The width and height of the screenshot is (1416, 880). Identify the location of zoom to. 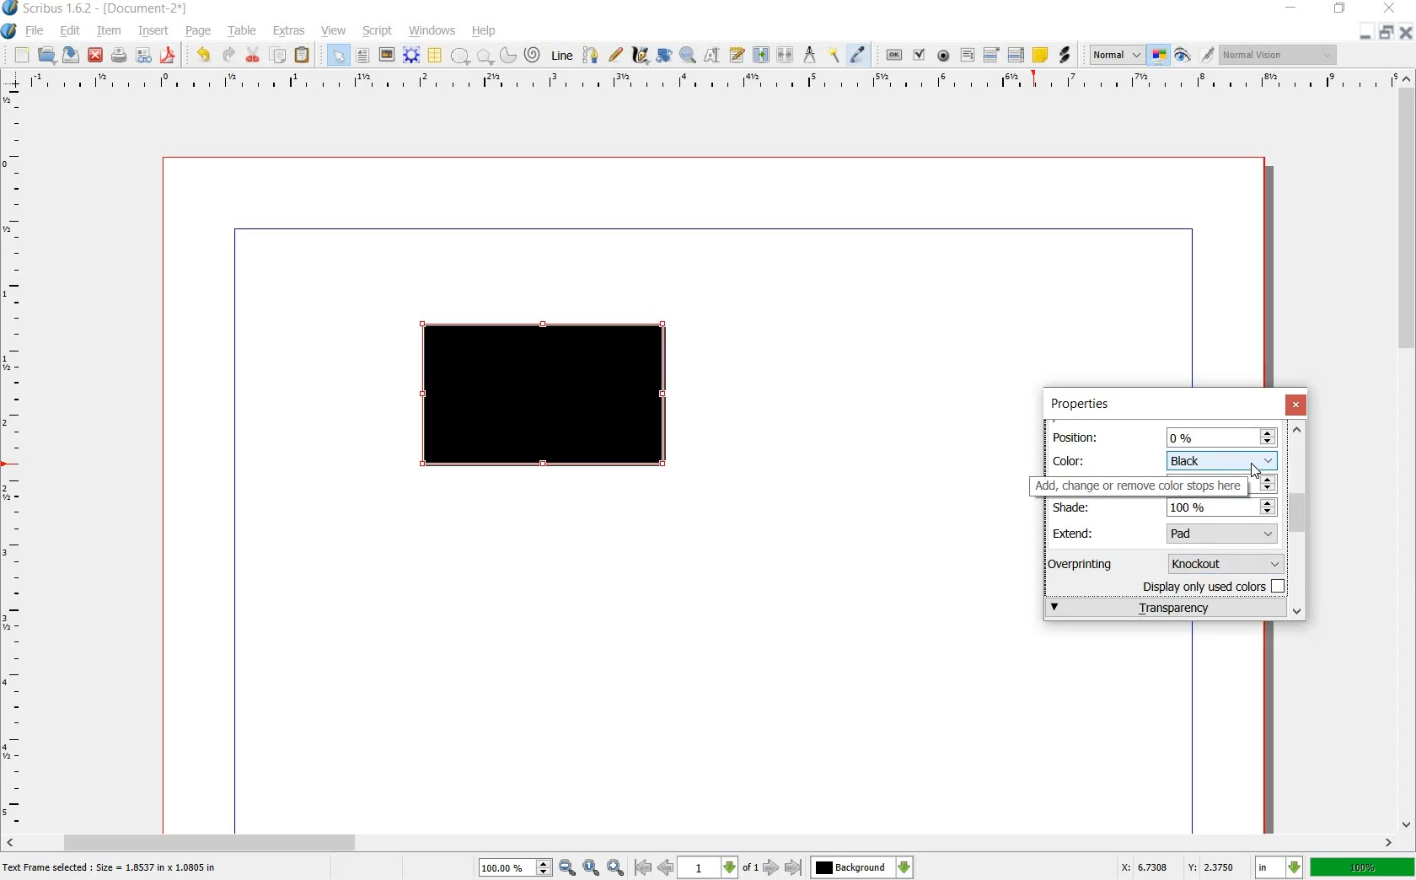
(592, 868).